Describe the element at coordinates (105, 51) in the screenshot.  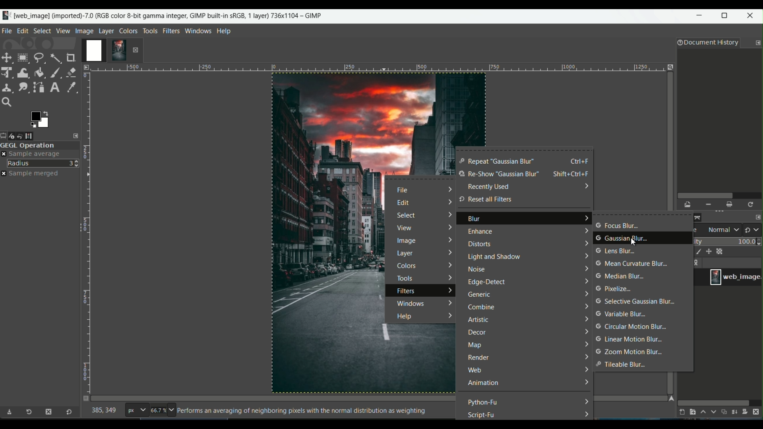
I see `imported image` at that location.